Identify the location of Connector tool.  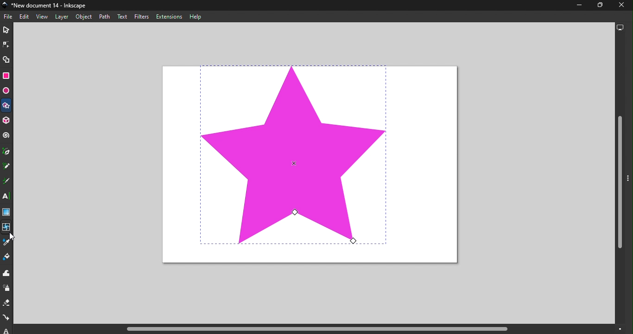
(7, 319).